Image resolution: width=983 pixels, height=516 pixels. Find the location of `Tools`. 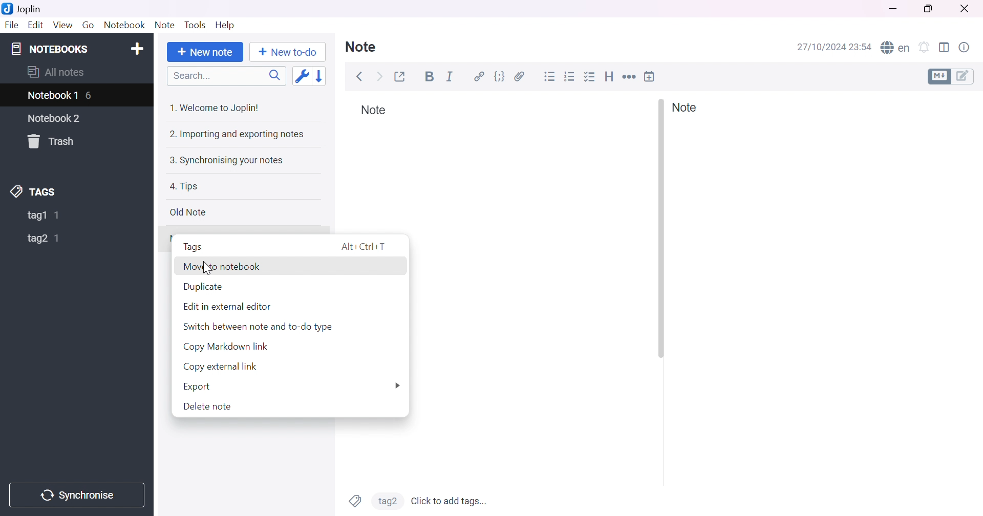

Tools is located at coordinates (194, 25).